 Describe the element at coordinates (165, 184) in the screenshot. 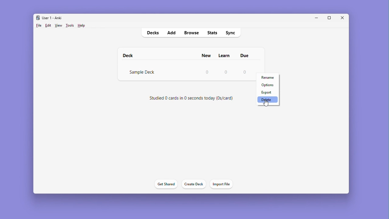

I see `Get shared` at that location.